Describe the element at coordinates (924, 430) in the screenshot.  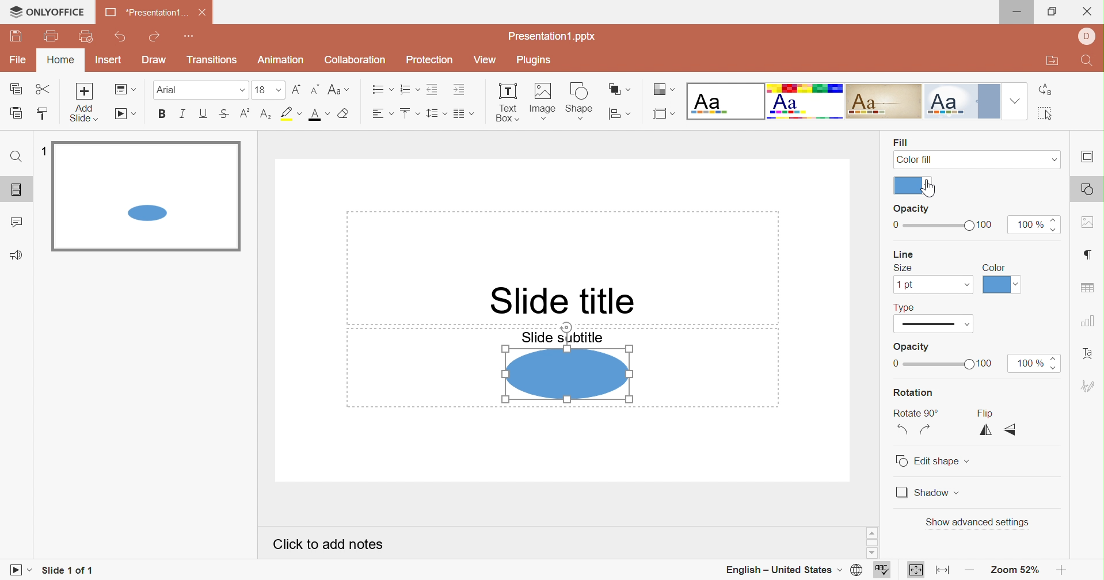
I see `Rotate 90° Clockwise` at that location.